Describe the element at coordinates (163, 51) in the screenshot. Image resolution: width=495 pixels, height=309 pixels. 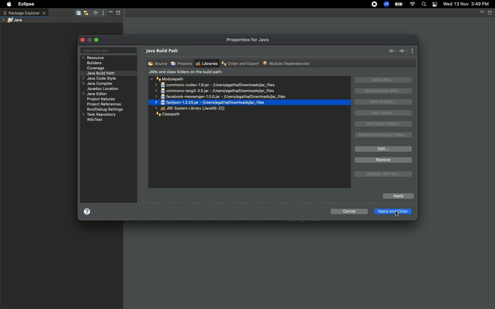
I see `Java build path` at that location.